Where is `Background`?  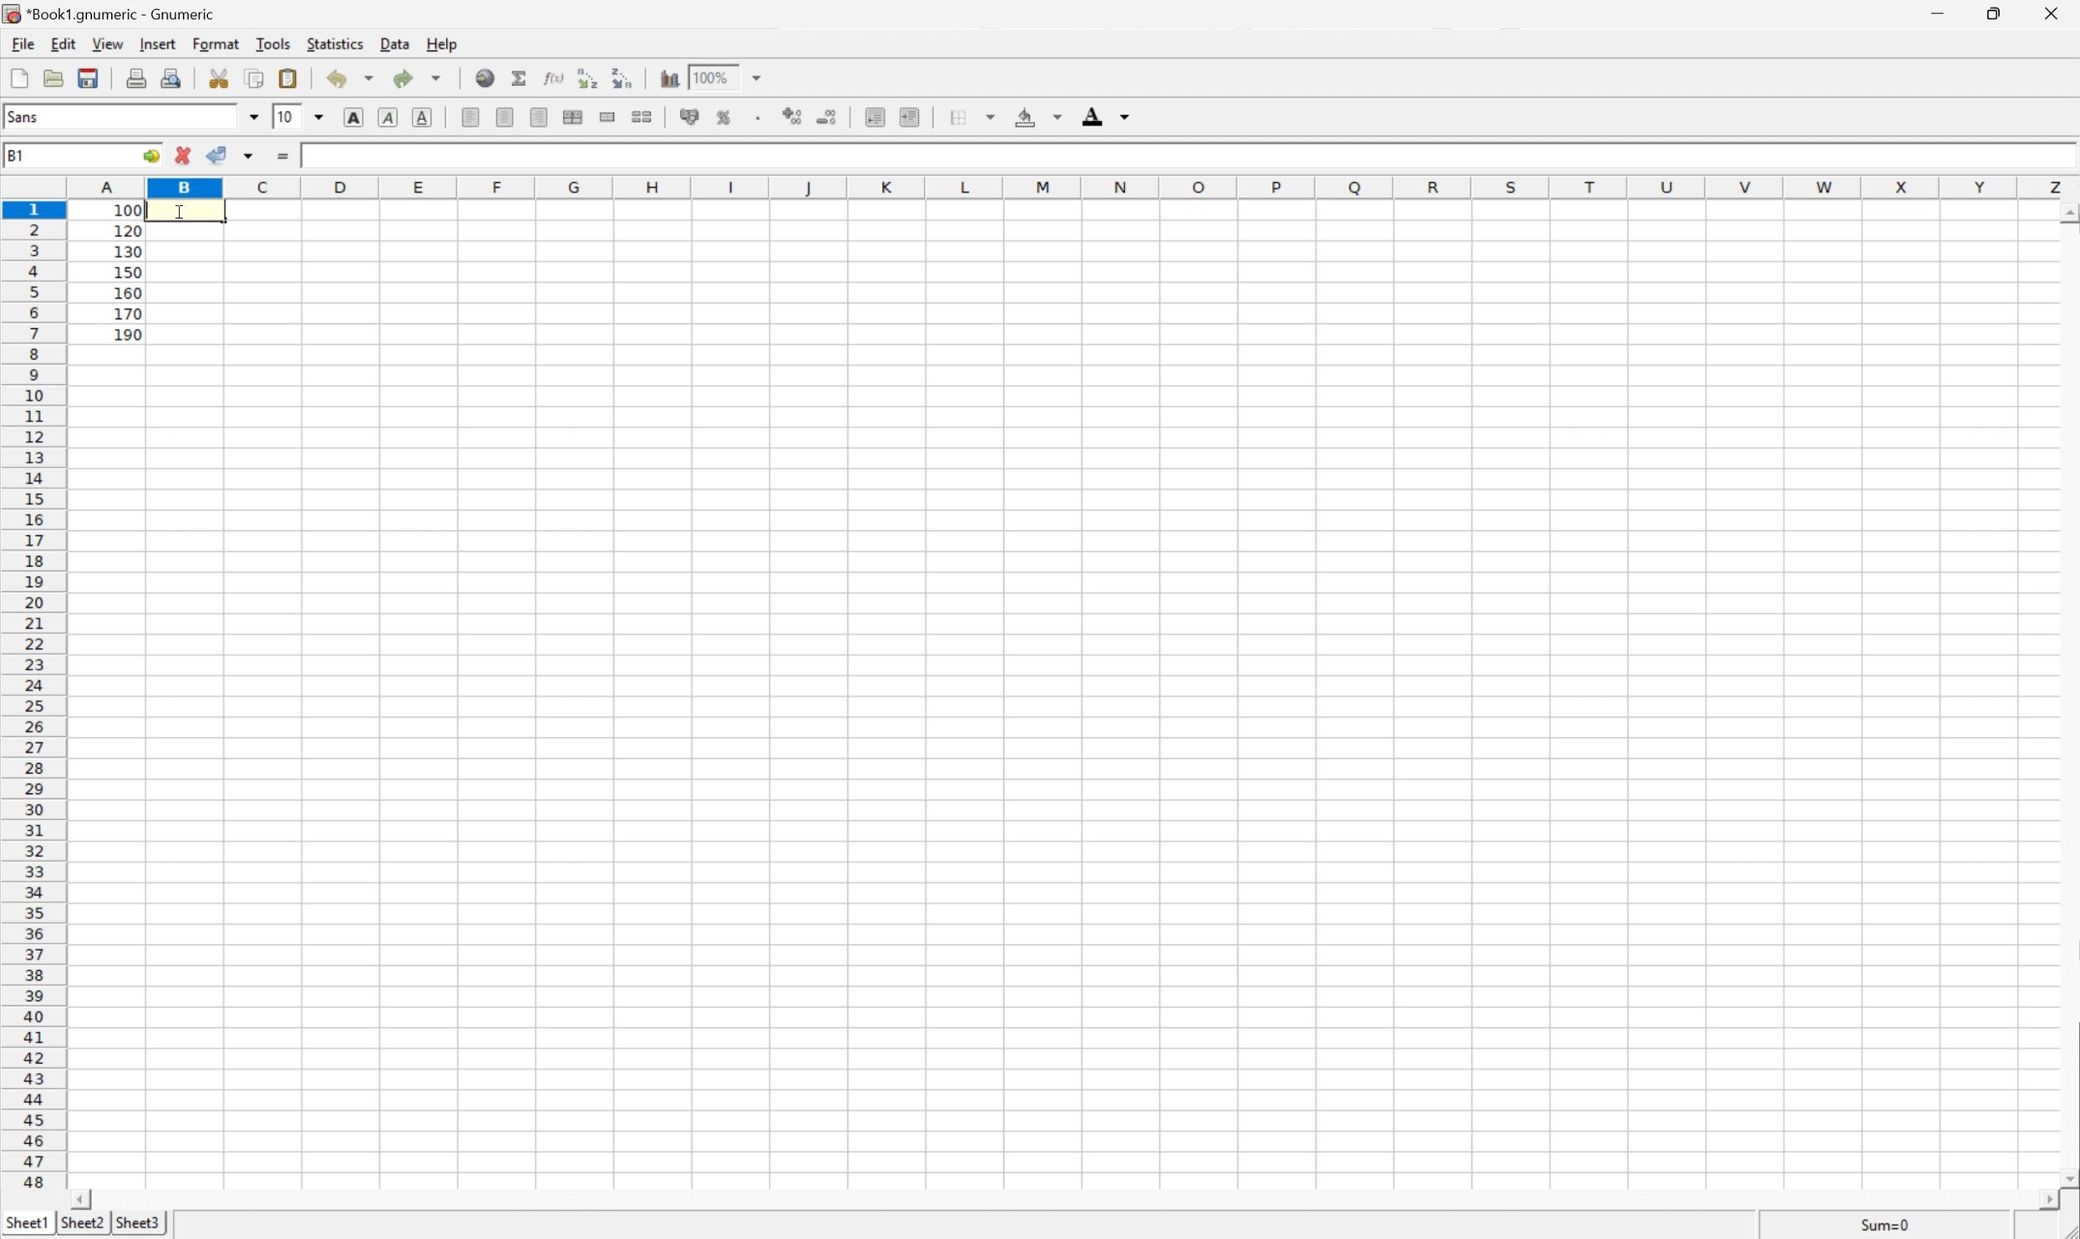 Background is located at coordinates (1033, 117).